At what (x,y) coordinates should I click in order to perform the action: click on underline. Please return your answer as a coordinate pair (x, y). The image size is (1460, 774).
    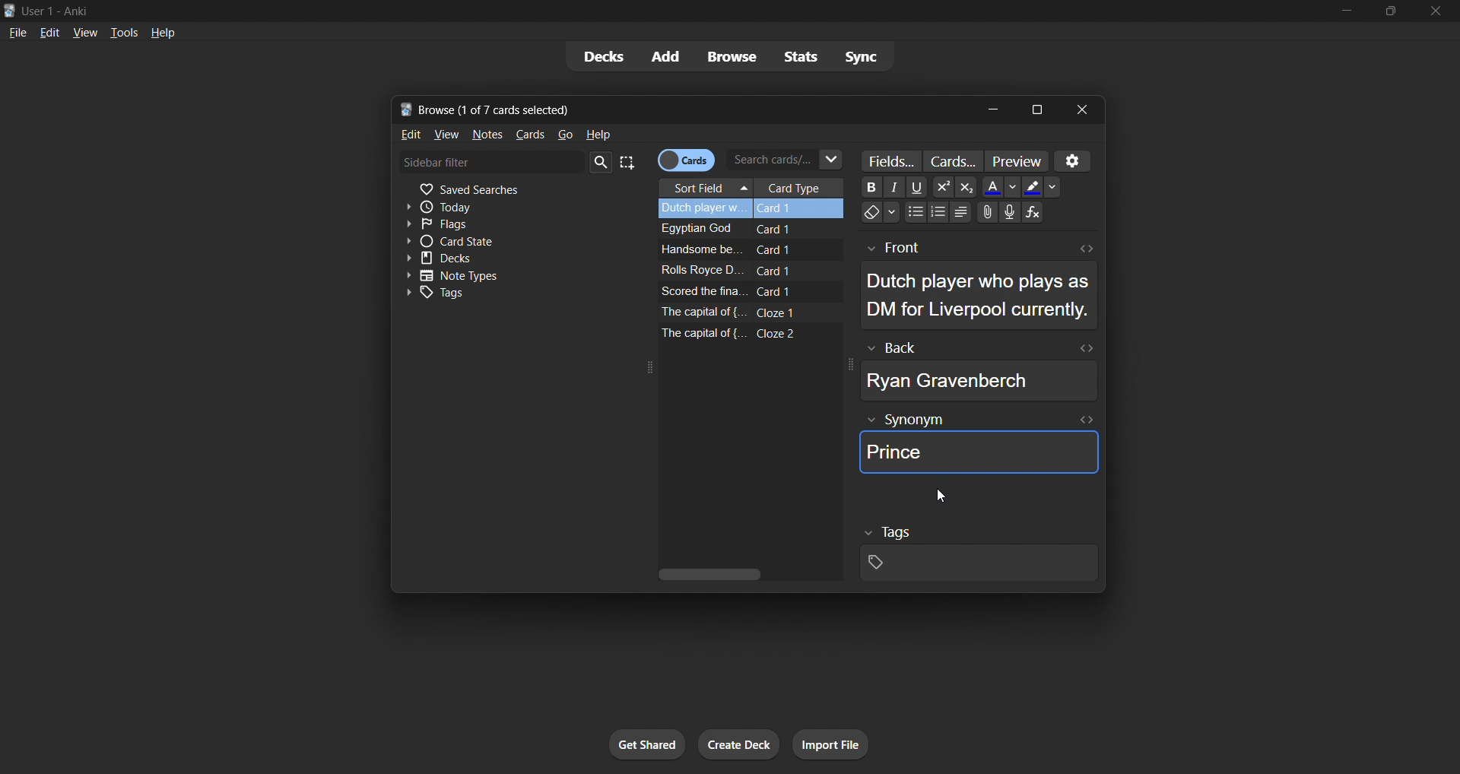
    Looking at the image, I should click on (917, 187).